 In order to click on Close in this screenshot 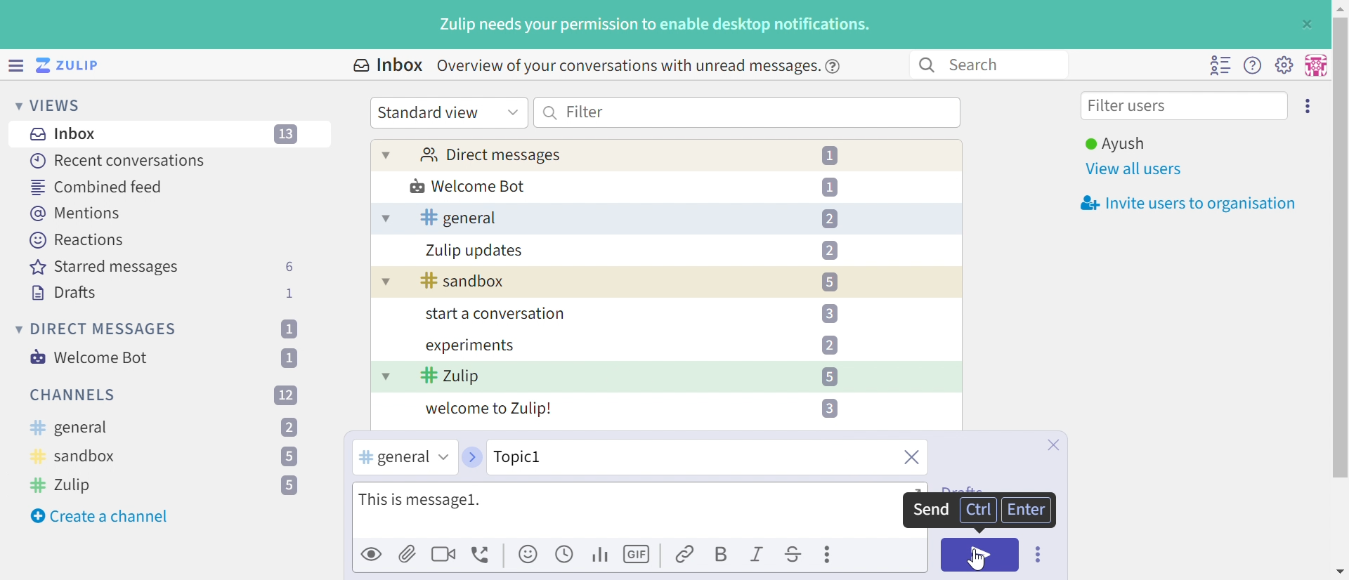, I will do `click(1305, 25)`.